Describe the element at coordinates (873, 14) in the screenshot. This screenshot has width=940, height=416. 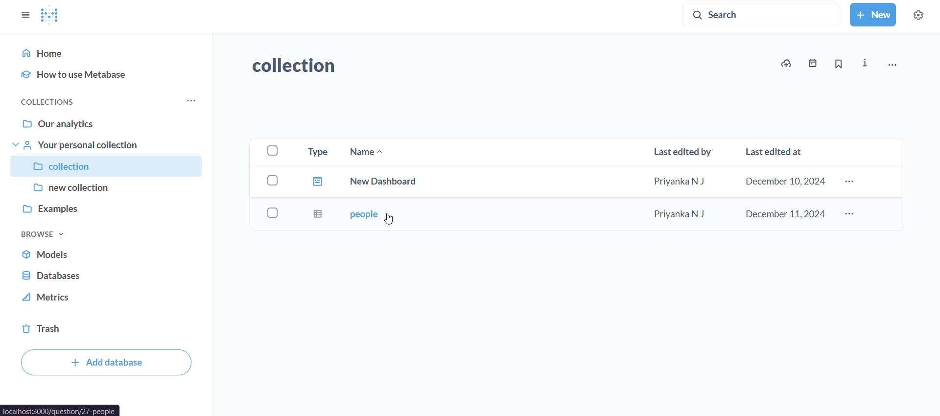
I see `new` at that location.